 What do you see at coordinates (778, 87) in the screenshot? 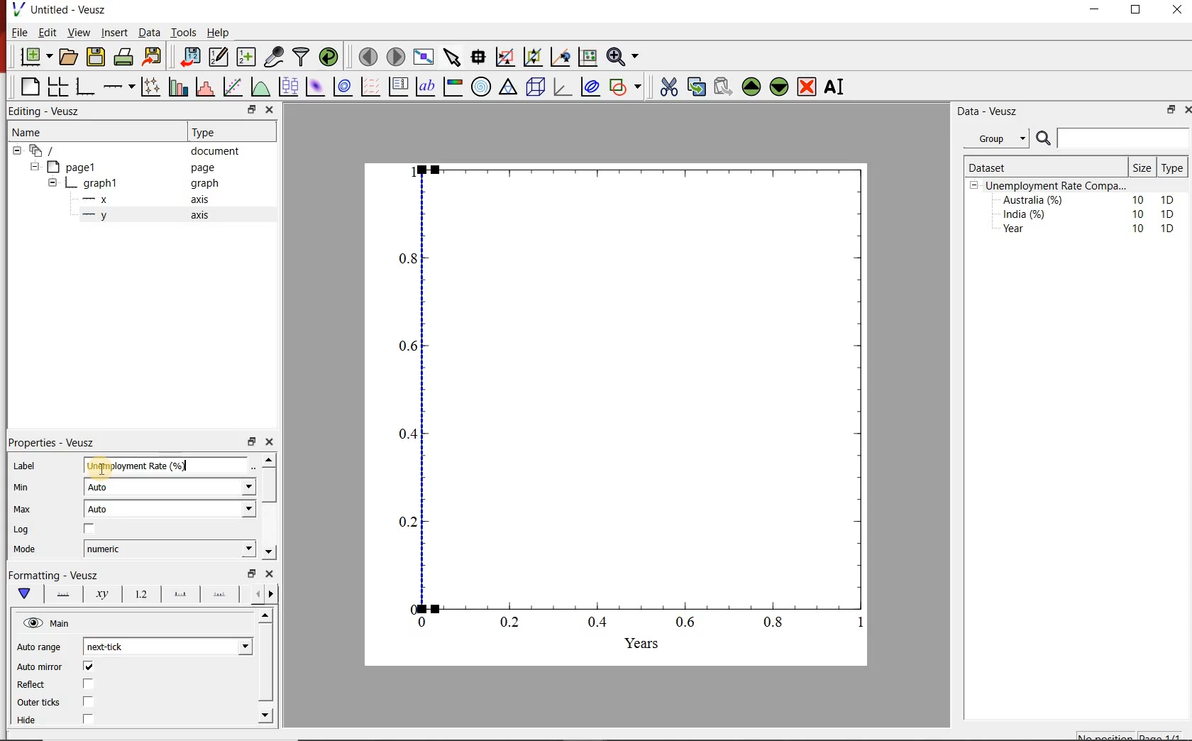
I see `move the widgets down` at bounding box center [778, 87].